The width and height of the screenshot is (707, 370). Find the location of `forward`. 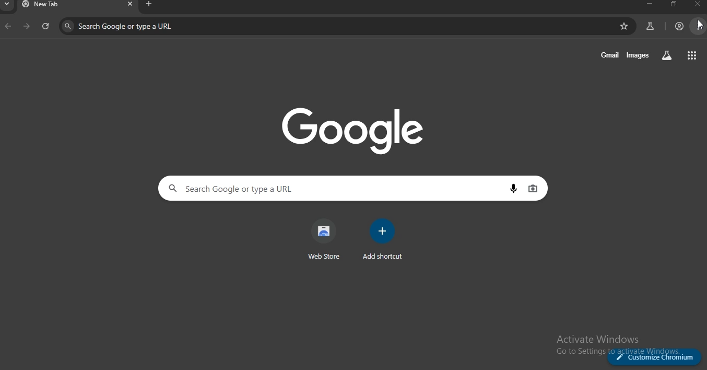

forward is located at coordinates (26, 27).